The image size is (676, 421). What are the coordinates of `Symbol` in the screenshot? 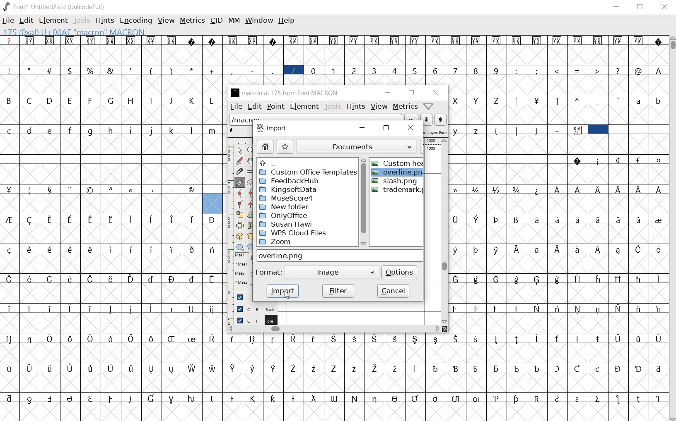 It's located at (657, 398).